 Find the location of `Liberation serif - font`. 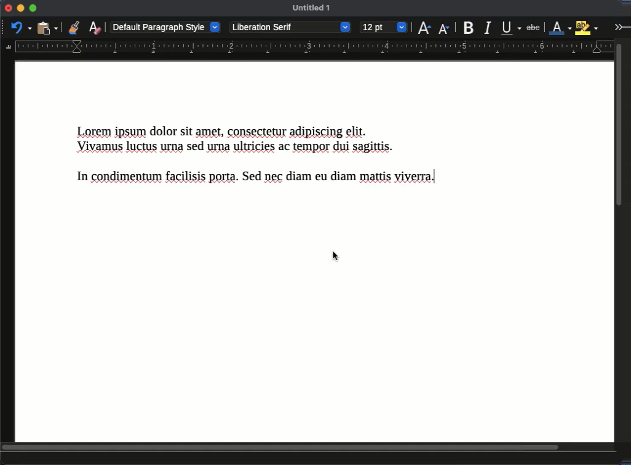

Liberation serif - font is located at coordinates (291, 27).